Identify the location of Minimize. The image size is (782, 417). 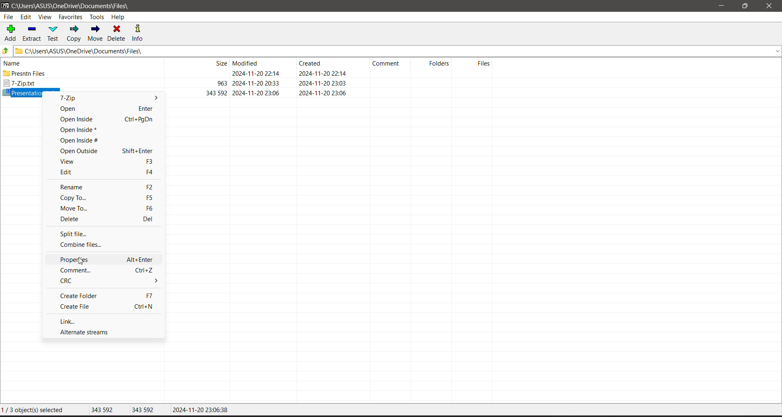
(722, 6).